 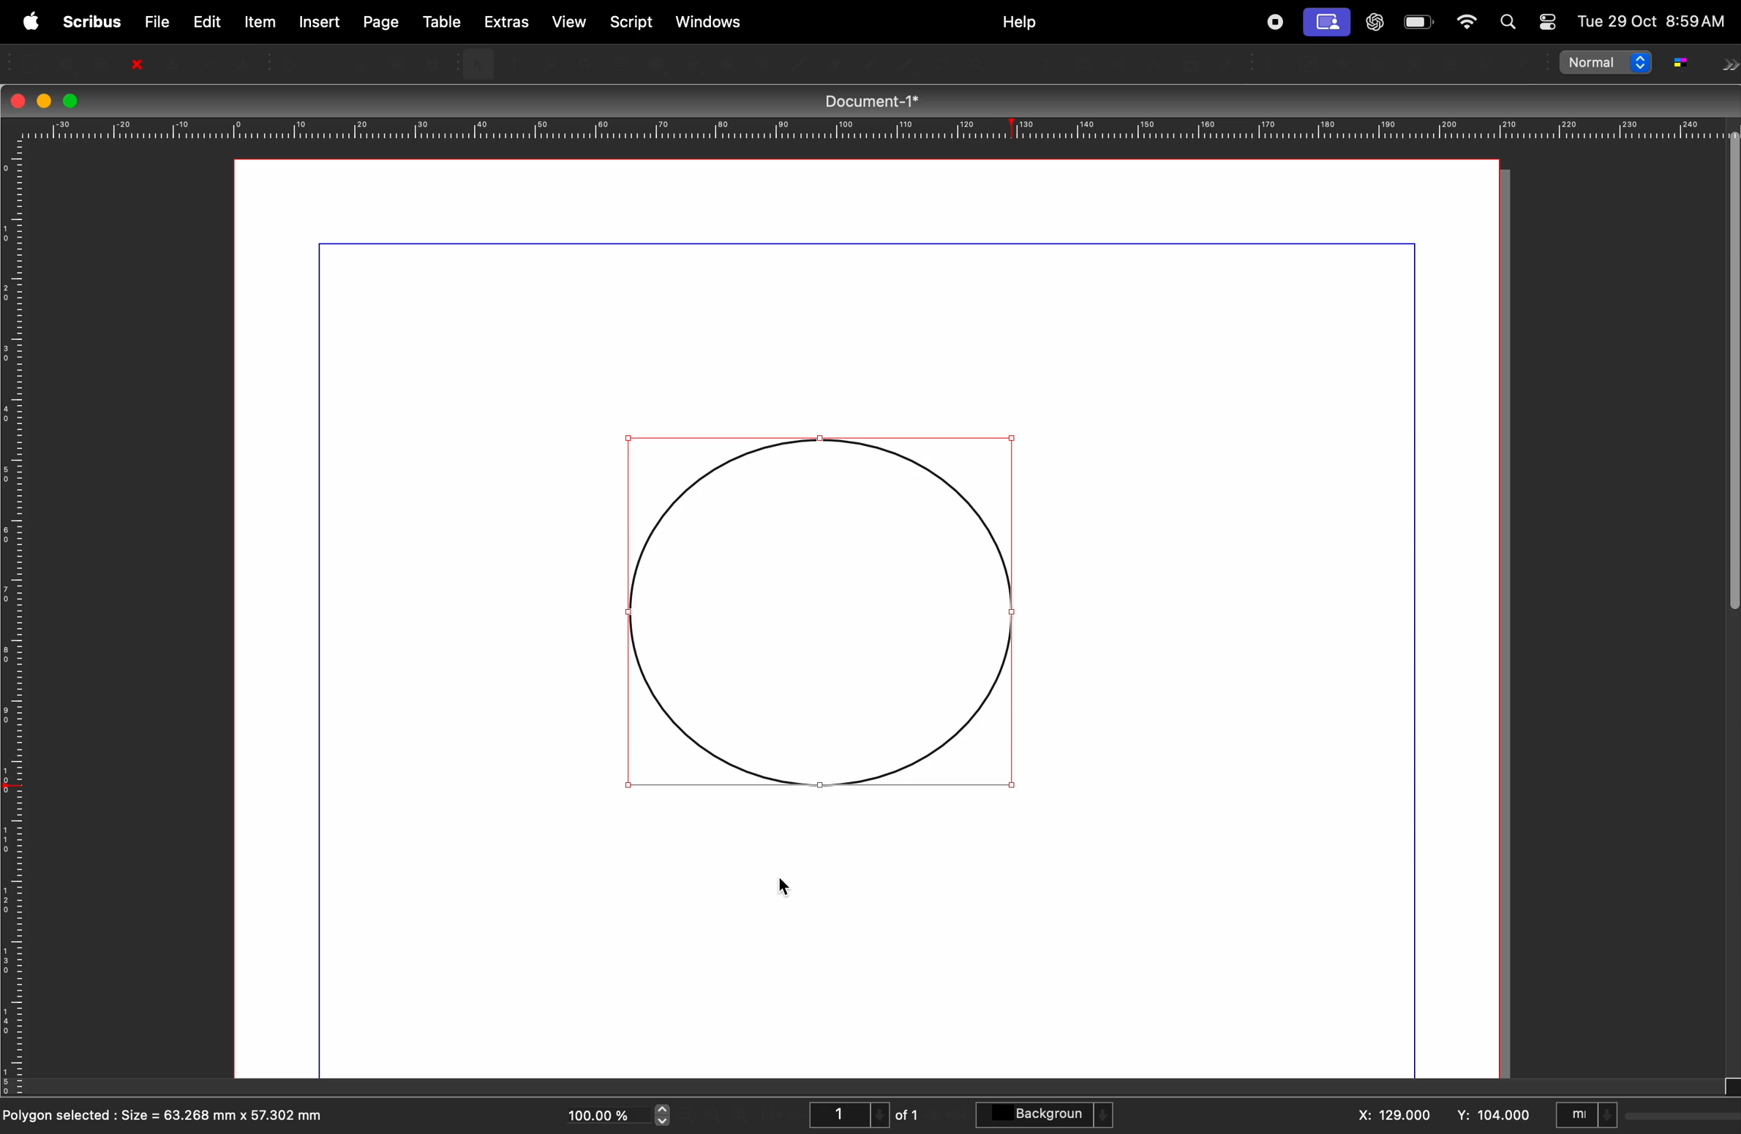 What do you see at coordinates (136, 62) in the screenshot?
I see `close` at bounding box center [136, 62].